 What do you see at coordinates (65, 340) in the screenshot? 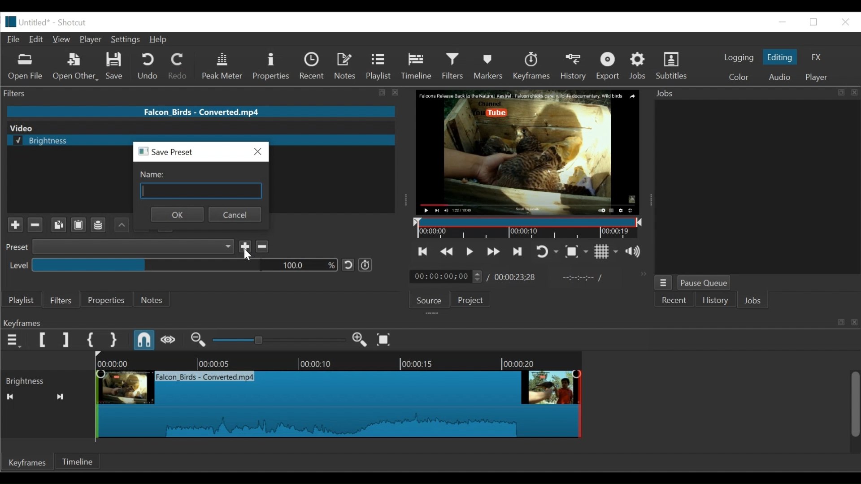
I see `Set Filter last` at bounding box center [65, 340].